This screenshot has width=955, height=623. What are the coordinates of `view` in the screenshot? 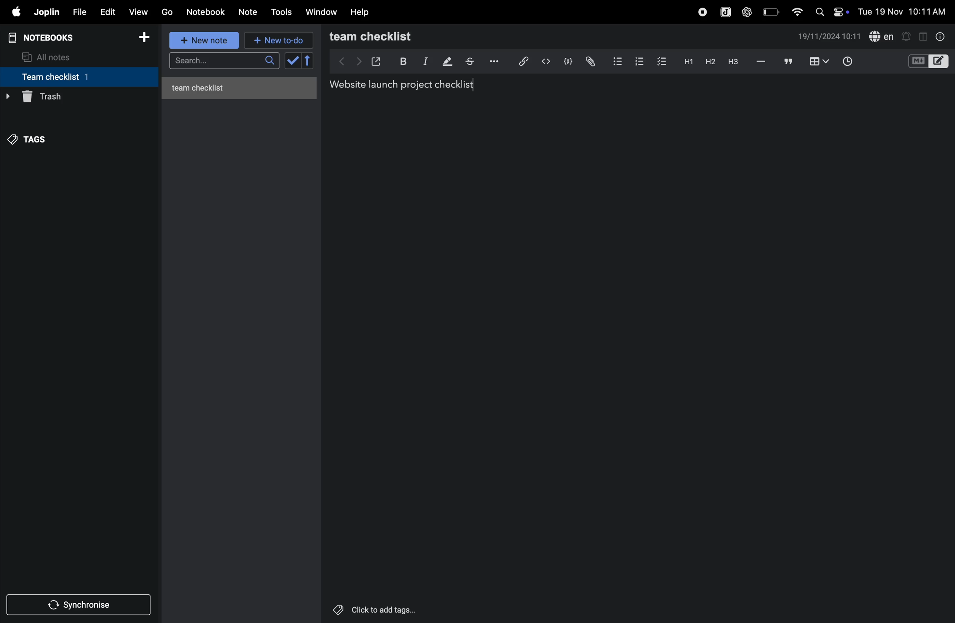 It's located at (140, 11).